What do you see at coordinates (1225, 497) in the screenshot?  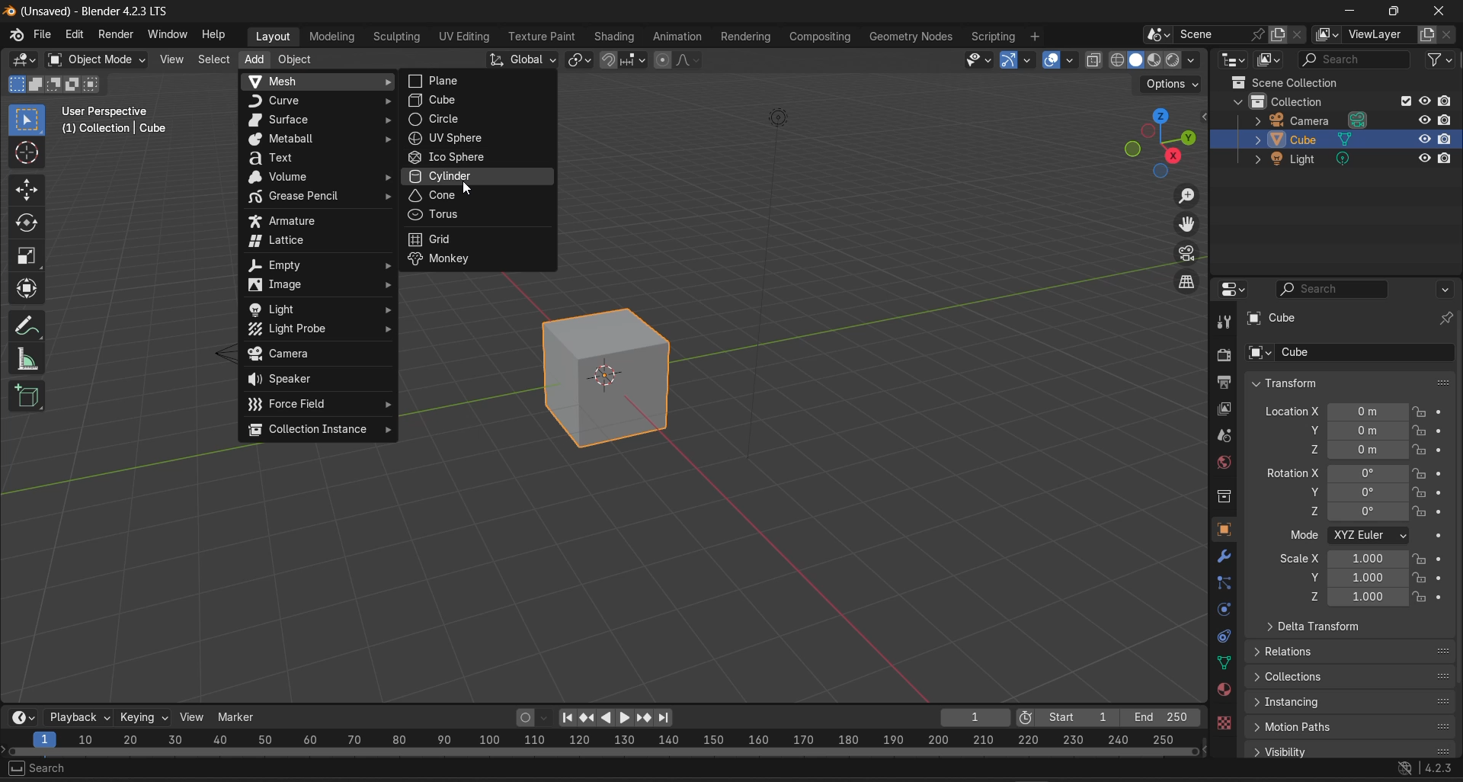 I see `collection` at bounding box center [1225, 497].